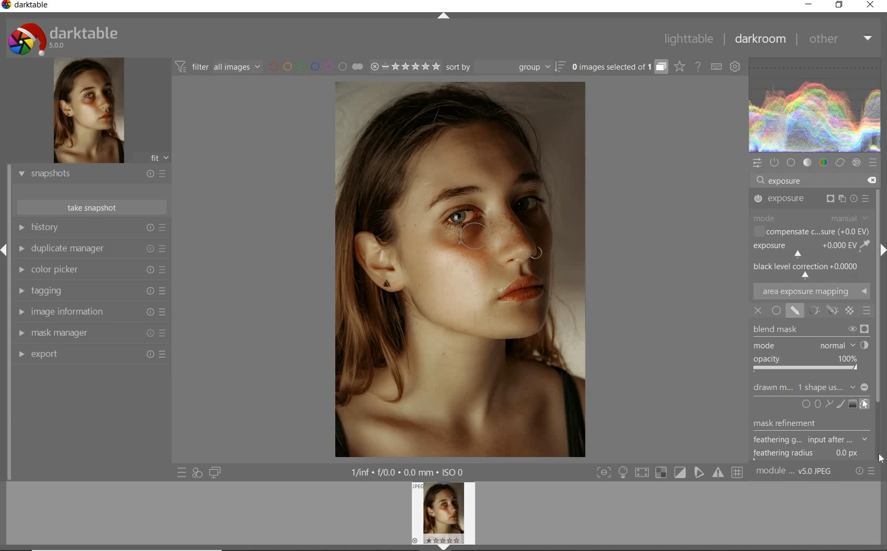  I want to click on EXPOSURE, so click(801, 250).